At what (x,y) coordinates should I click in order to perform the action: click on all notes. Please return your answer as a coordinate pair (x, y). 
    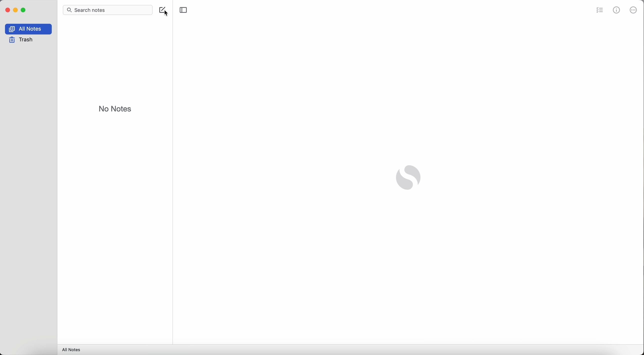
    Looking at the image, I should click on (72, 350).